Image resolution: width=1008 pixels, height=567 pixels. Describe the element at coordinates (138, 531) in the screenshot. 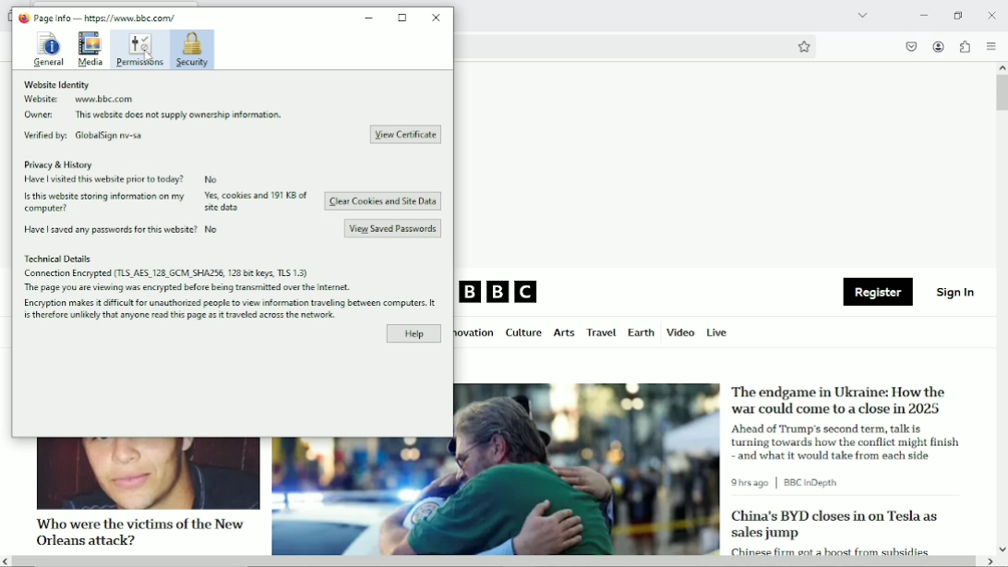

I see `Who were the victims of the New Orleans attack?` at that location.